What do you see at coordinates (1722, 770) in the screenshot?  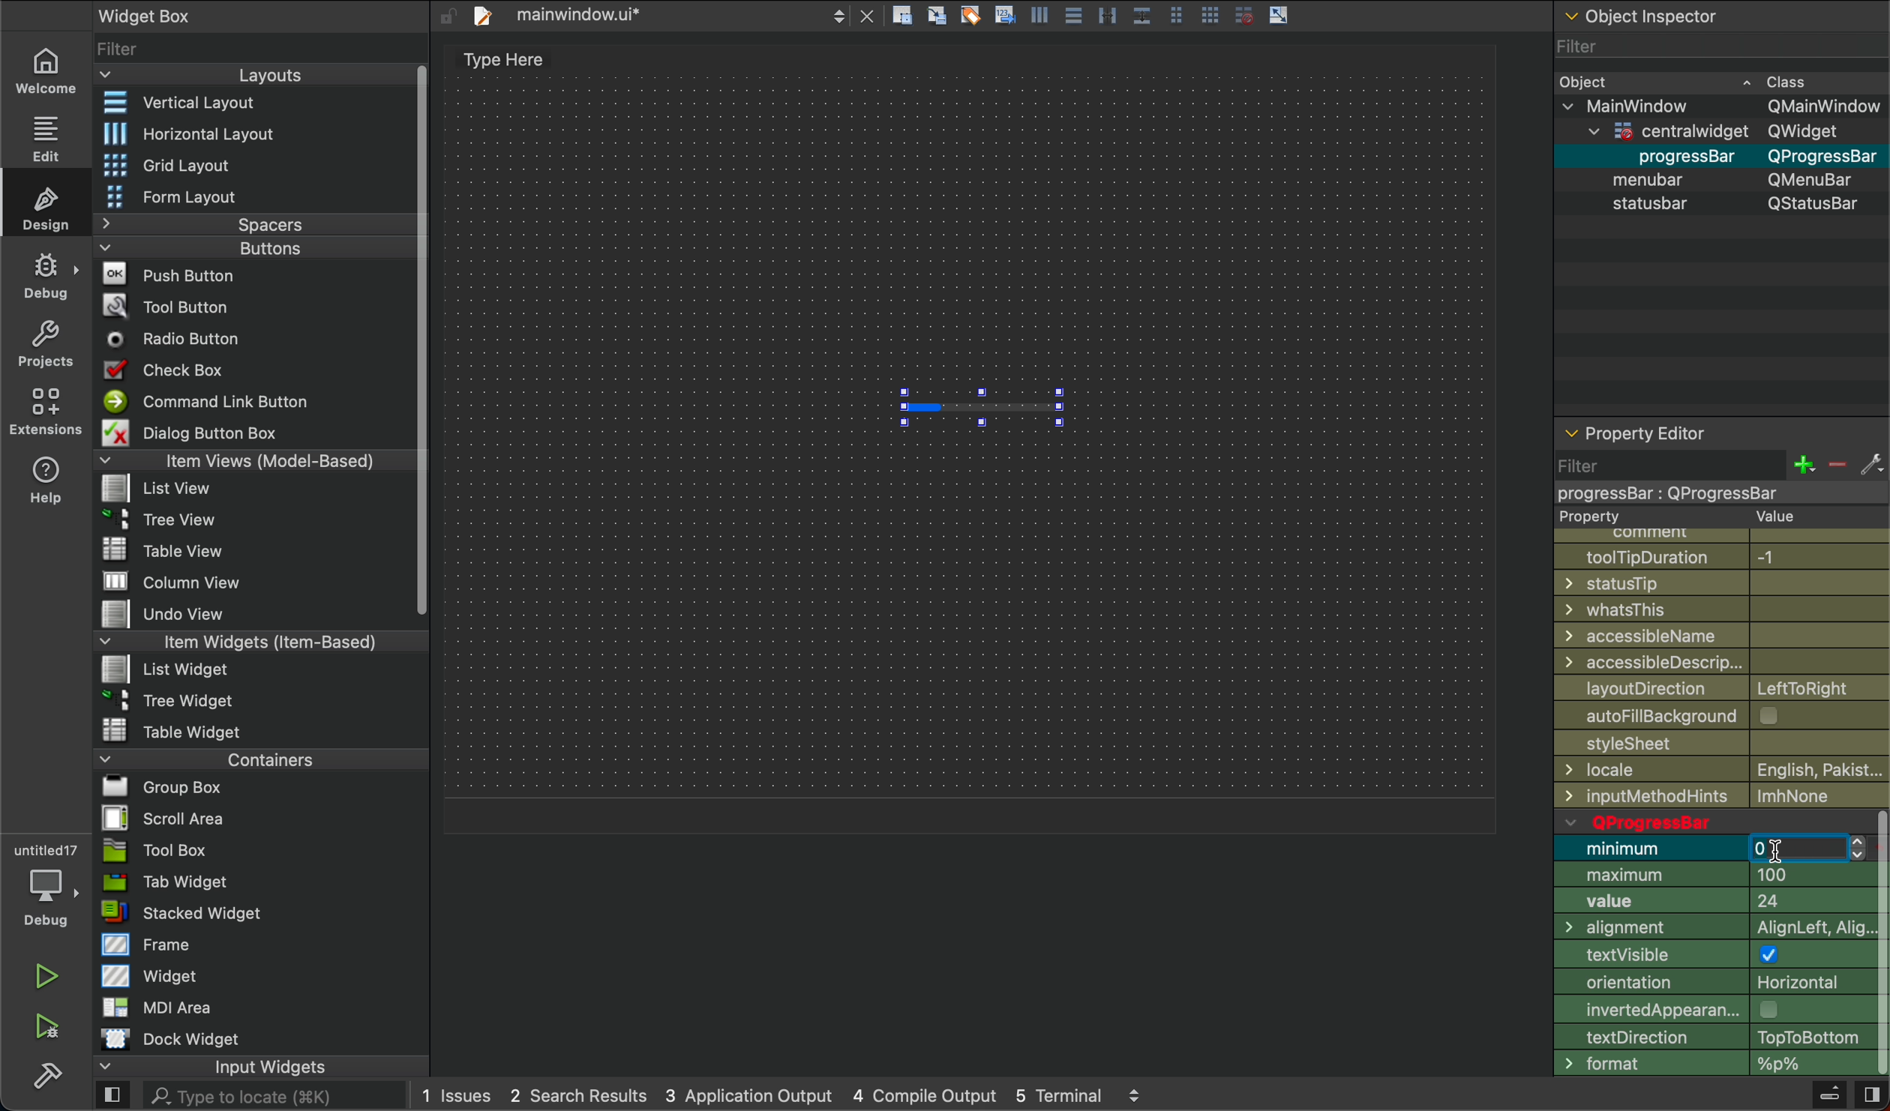 I see `locale` at bounding box center [1722, 770].